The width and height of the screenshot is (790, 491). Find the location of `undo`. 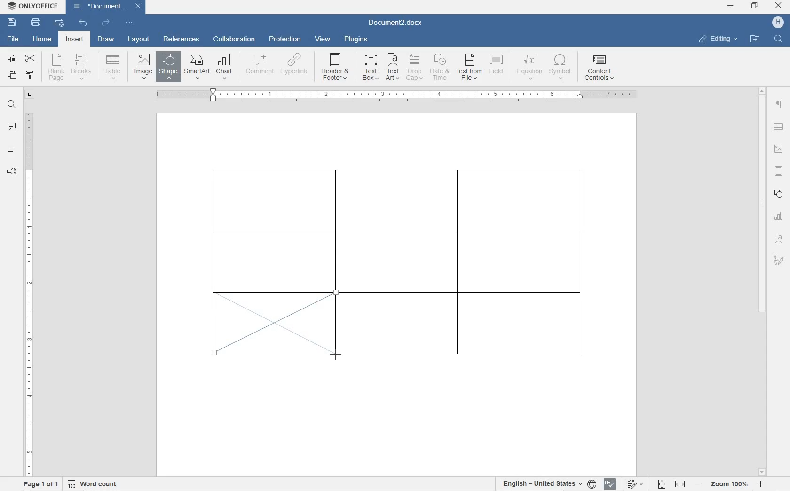

undo is located at coordinates (82, 23).